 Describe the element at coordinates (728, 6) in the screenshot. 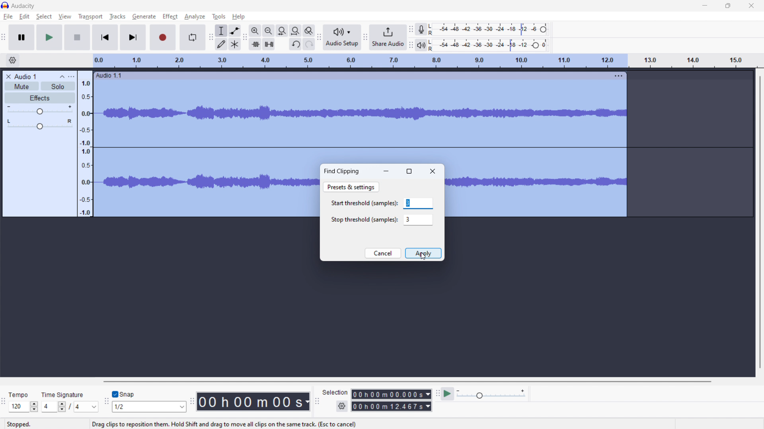

I see `maximize` at that location.